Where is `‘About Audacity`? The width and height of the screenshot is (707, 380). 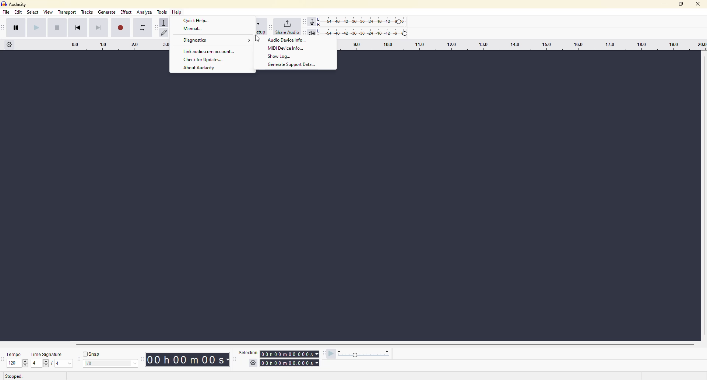 ‘About Audacity is located at coordinates (200, 68).